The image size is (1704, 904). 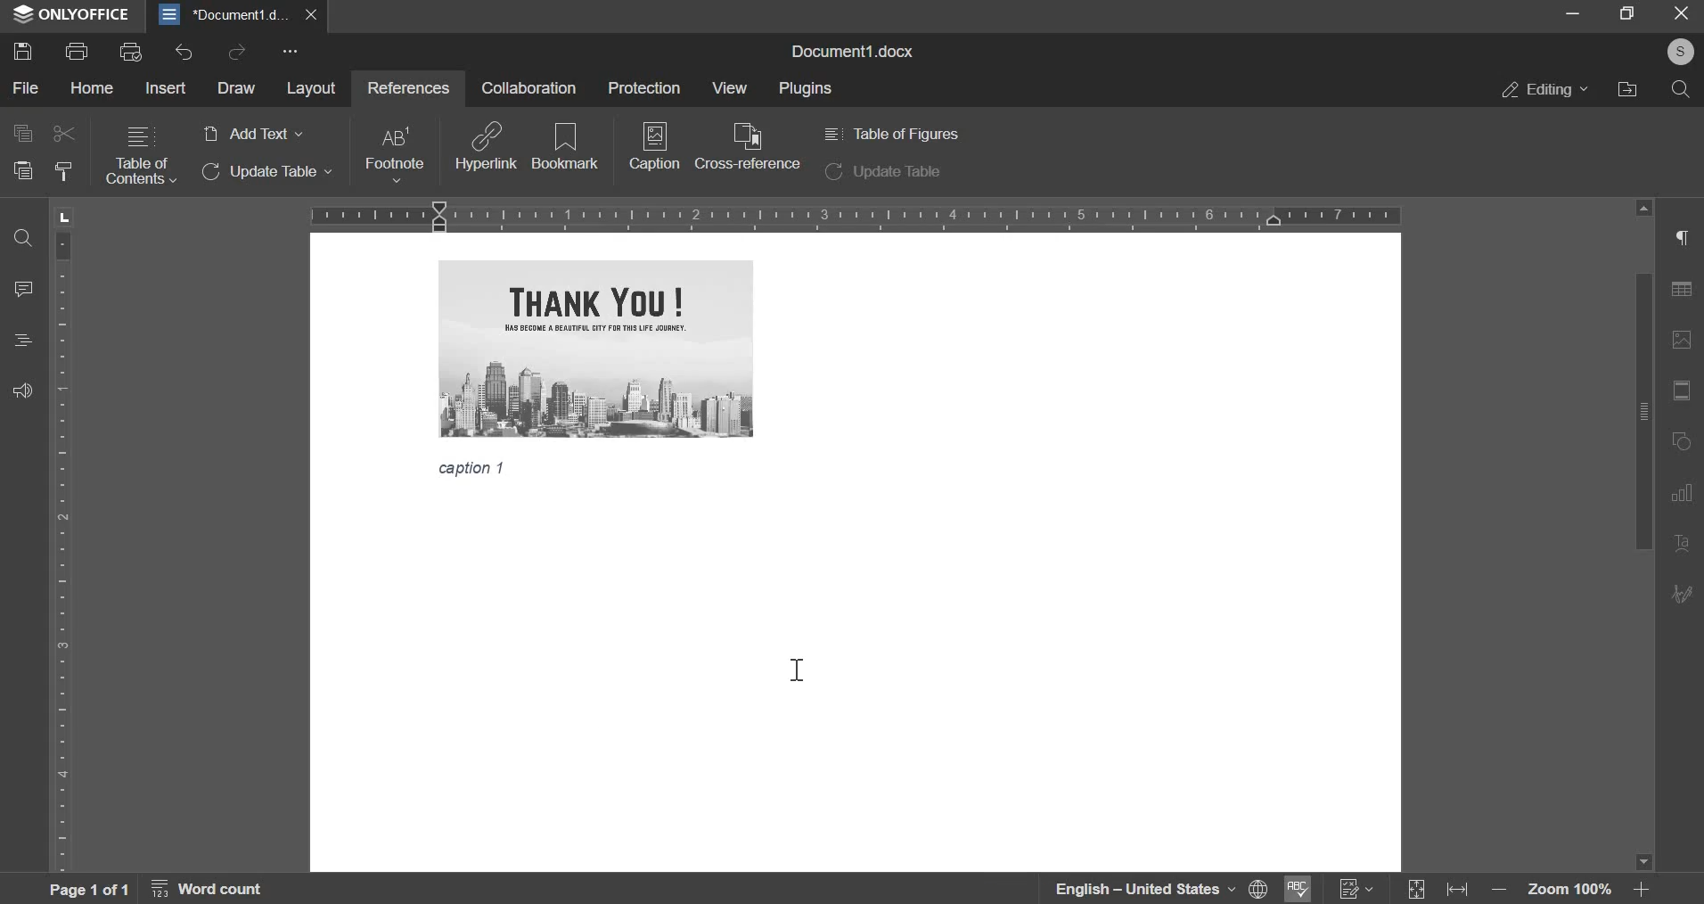 I want to click on protection, so click(x=643, y=86).